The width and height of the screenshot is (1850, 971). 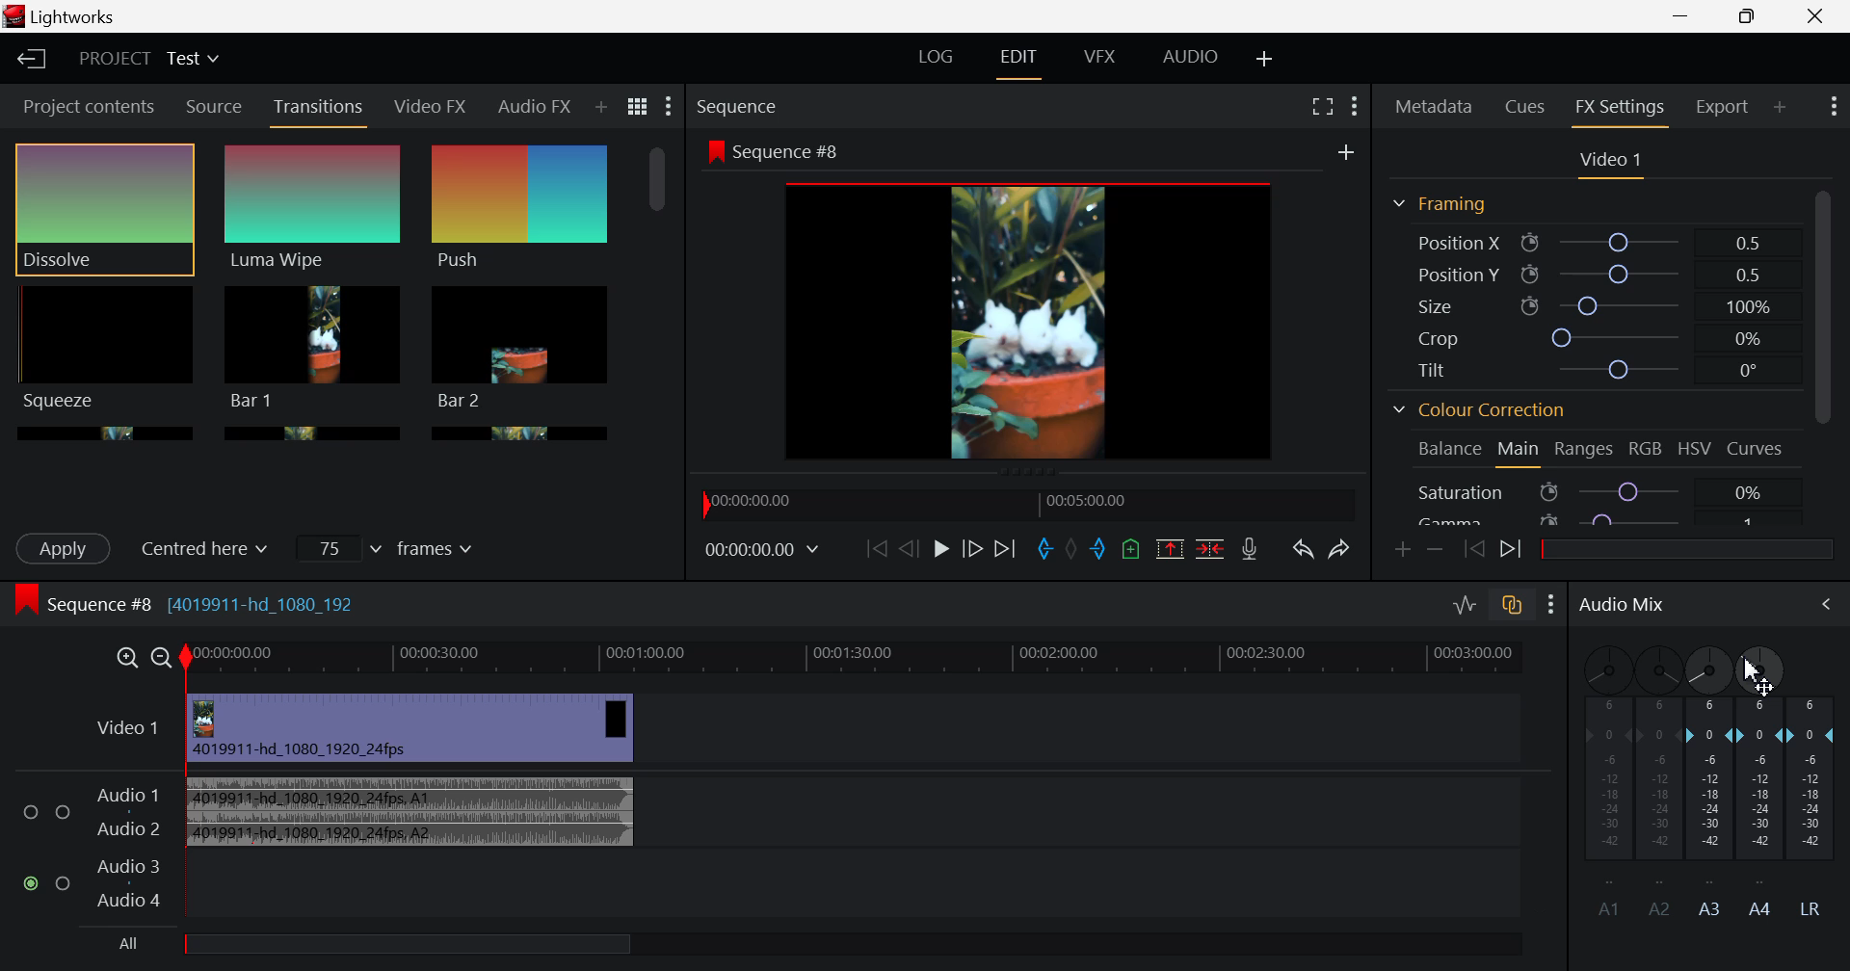 I want to click on A4 Channel Decibel Level, so click(x=1763, y=813).